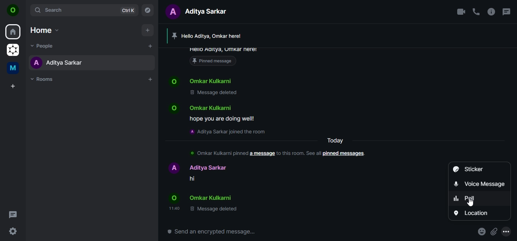 The image size is (517, 241). What do you see at coordinates (298, 153) in the screenshot?
I see `to this room.see all` at bounding box center [298, 153].